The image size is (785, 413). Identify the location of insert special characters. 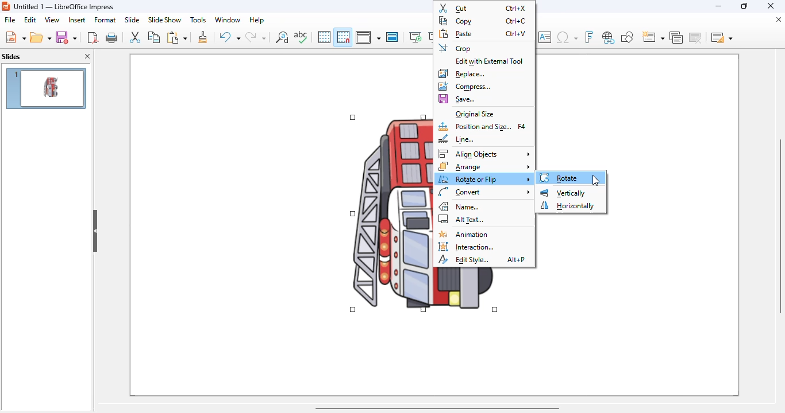
(567, 37).